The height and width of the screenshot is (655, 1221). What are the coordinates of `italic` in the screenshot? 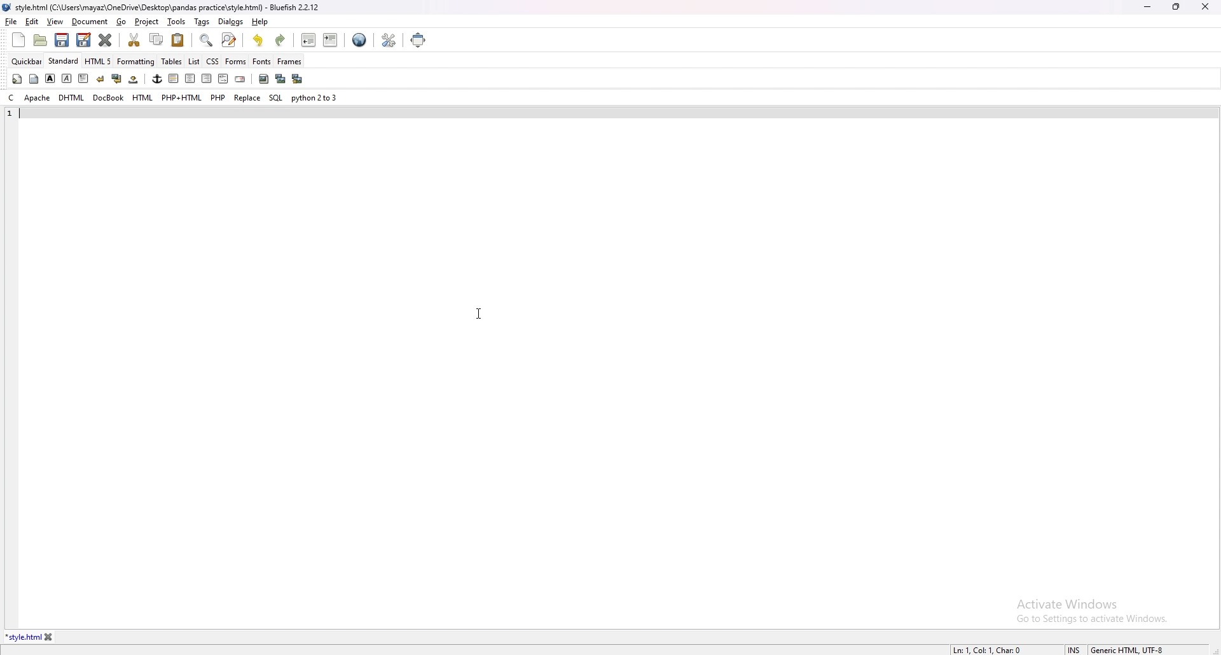 It's located at (67, 78).